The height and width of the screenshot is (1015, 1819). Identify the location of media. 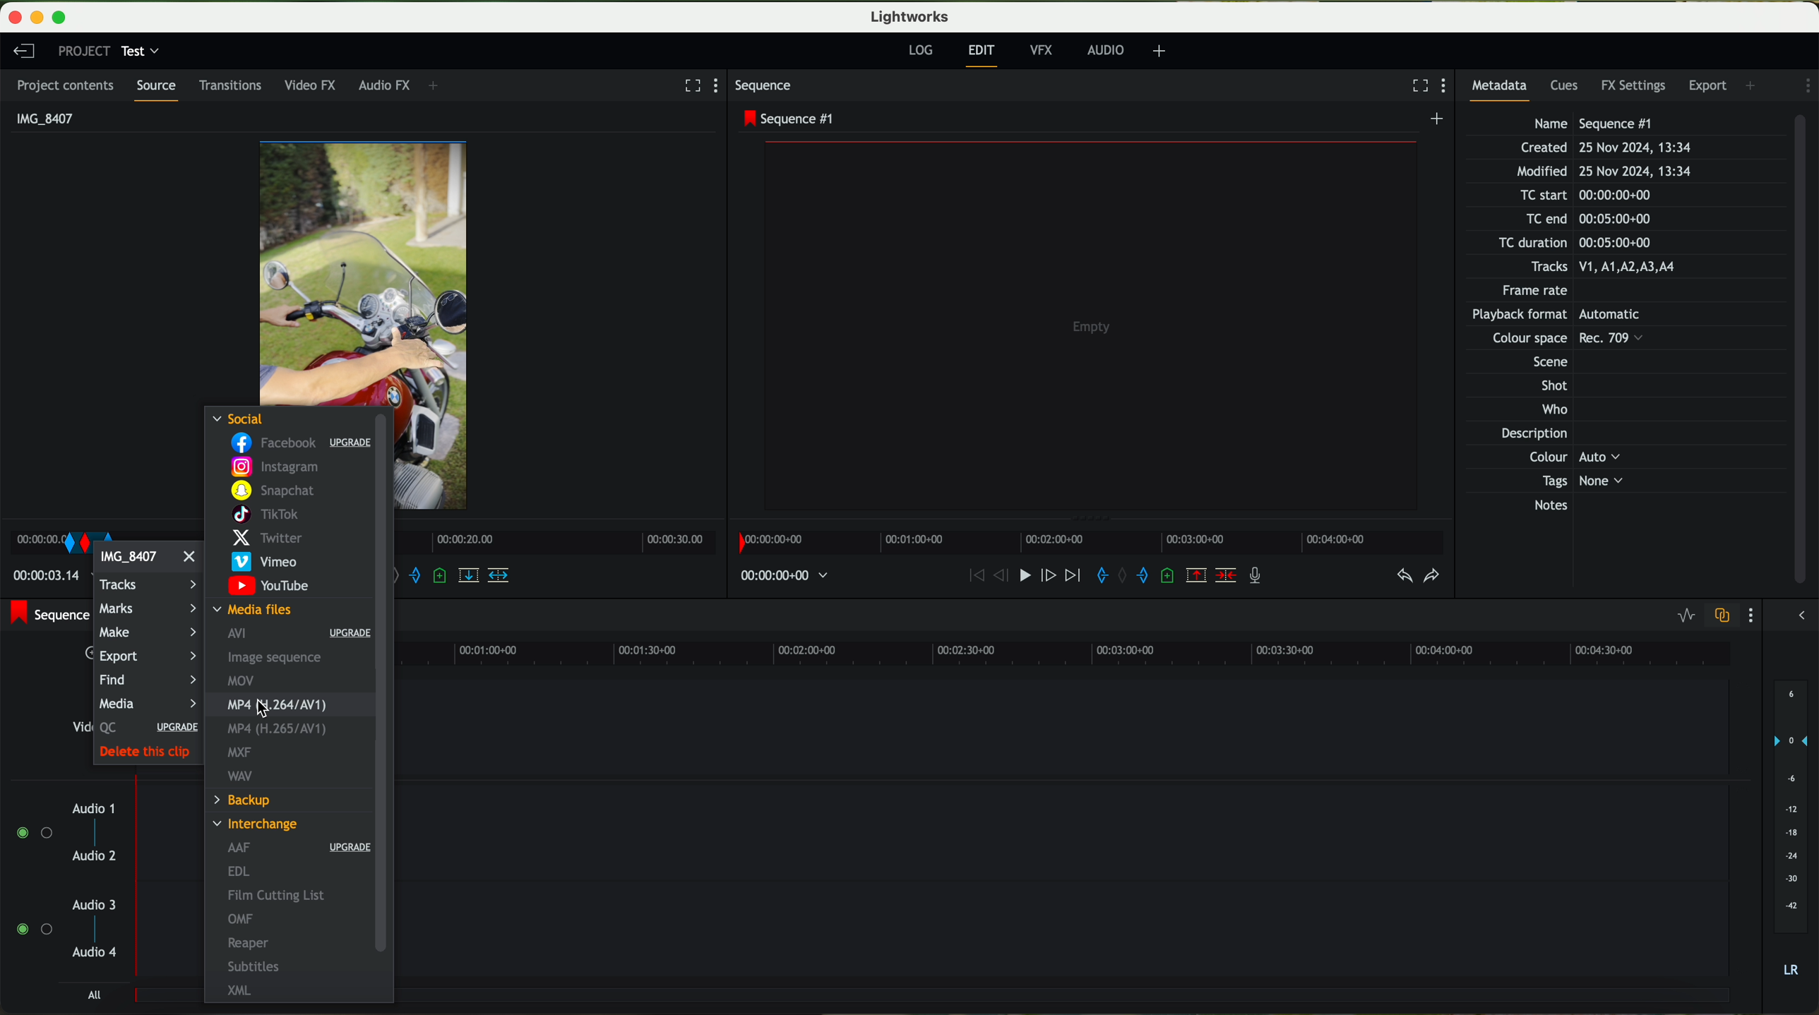
(148, 703).